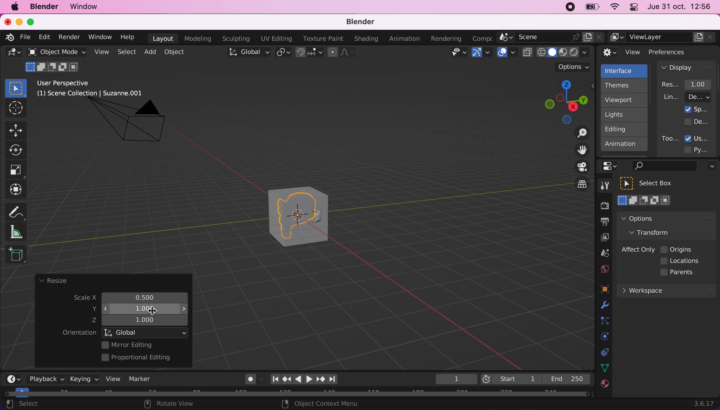 The height and width of the screenshot is (410, 720). Describe the element at coordinates (143, 345) in the screenshot. I see `mirror editing` at that location.